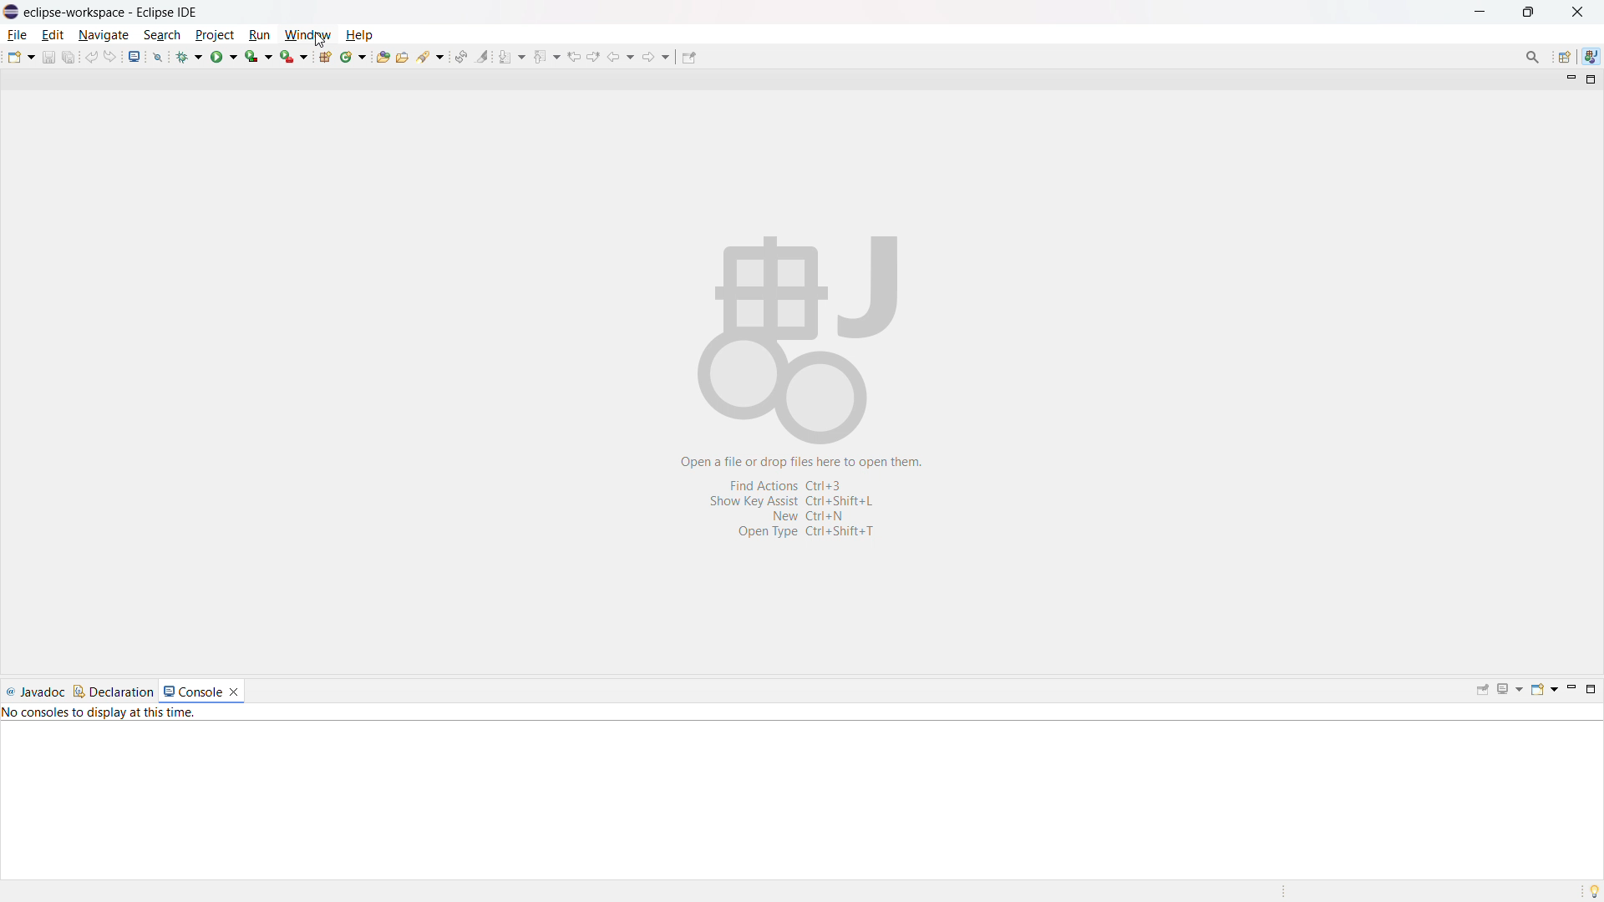  What do you see at coordinates (18, 34) in the screenshot?
I see `file` at bounding box center [18, 34].